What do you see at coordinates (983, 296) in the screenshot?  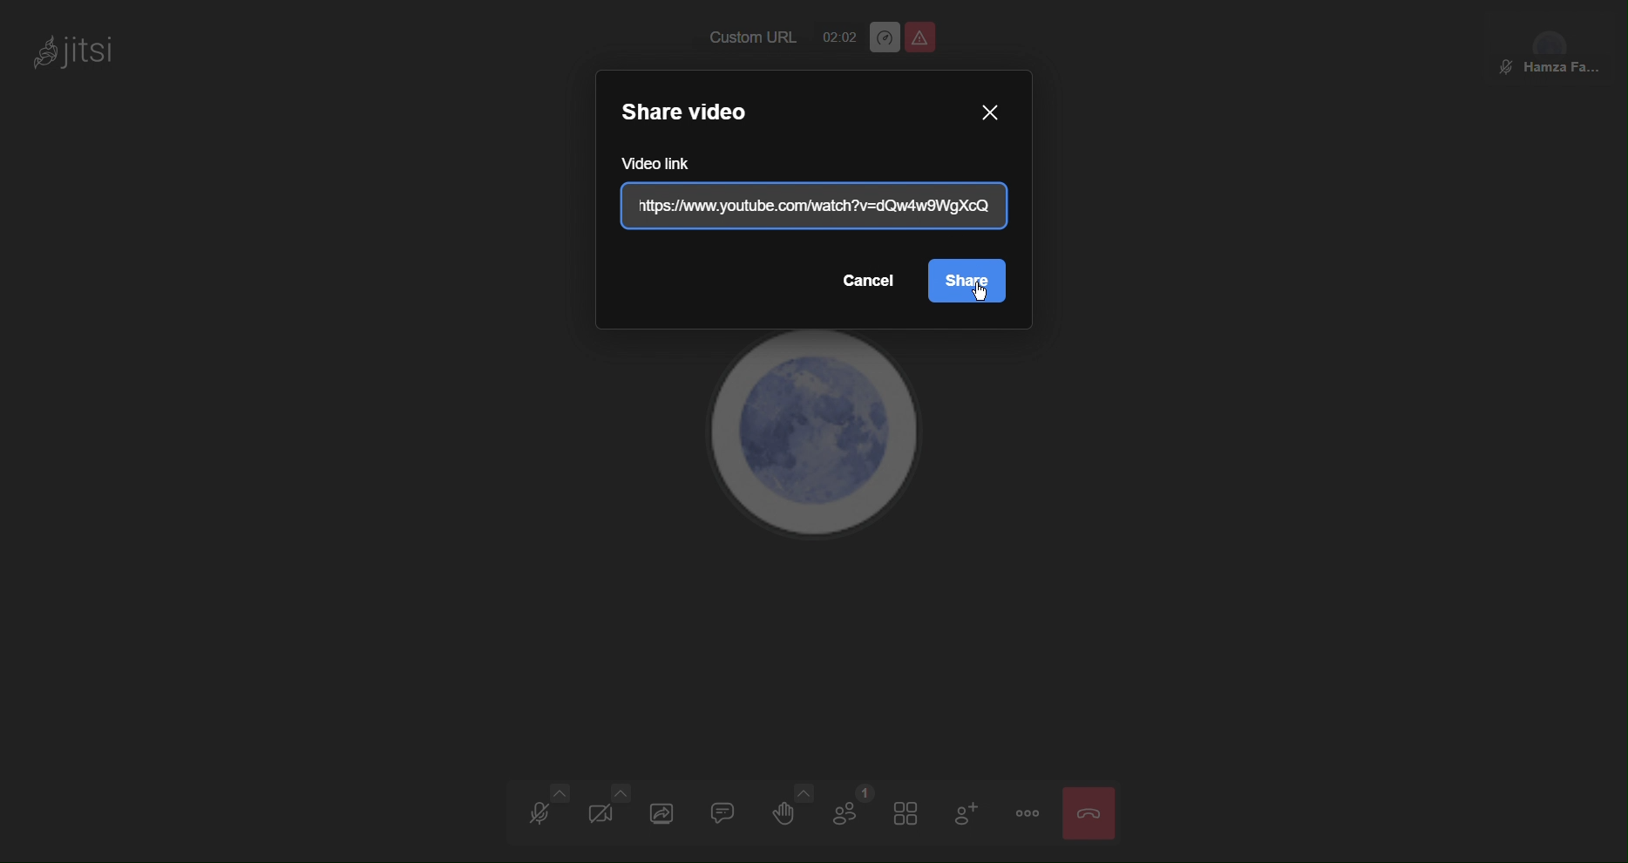 I see `cursor` at bounding box center [983, 296].